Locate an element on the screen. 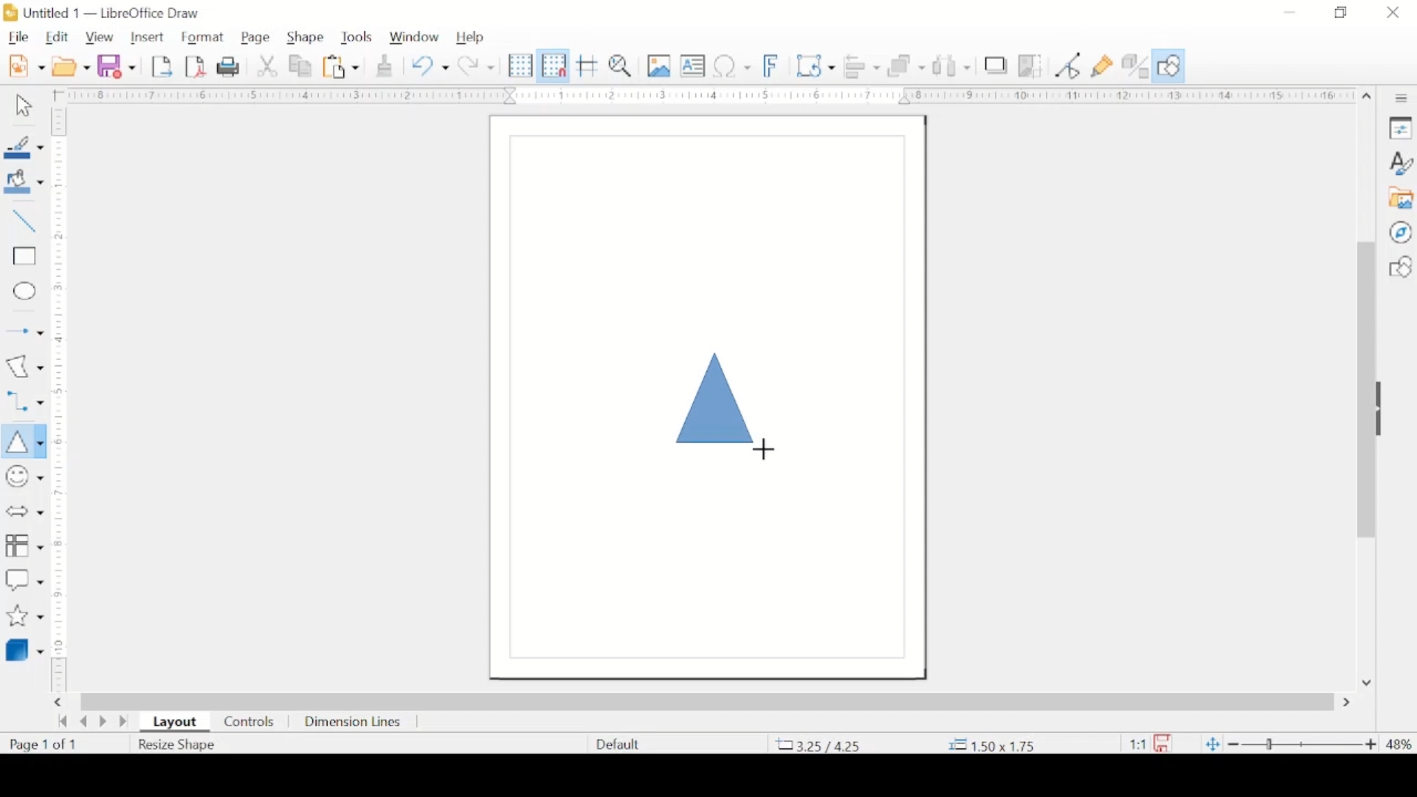  crop image is located at coordinates (1033, 66).